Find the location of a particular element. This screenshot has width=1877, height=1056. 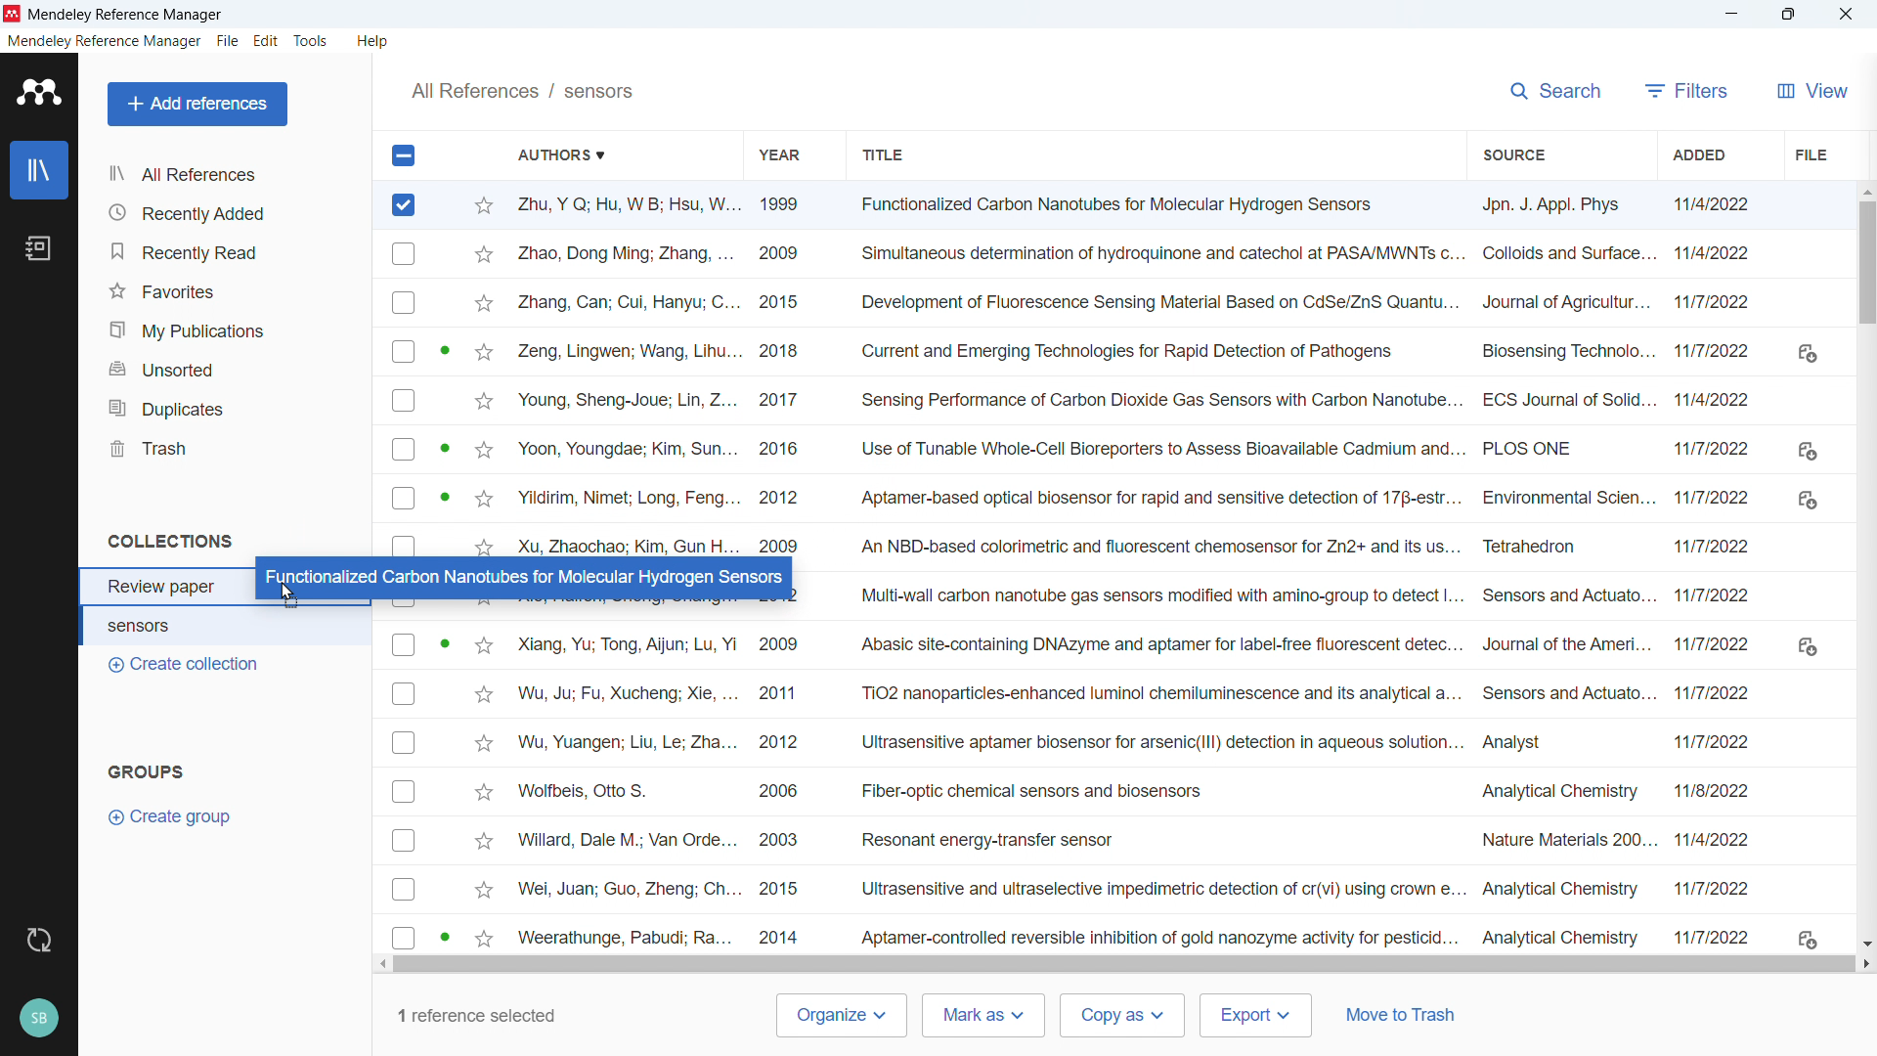

Notebook  is located at coordinates (40, 248).